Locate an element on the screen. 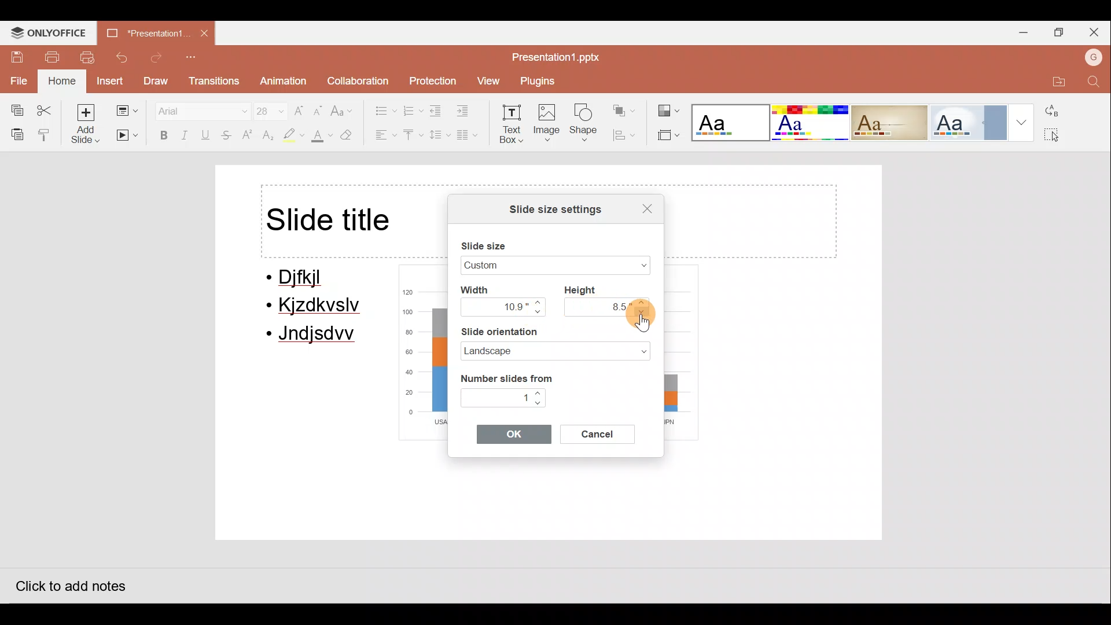  Navigate up is located at coordinates (644, 302).